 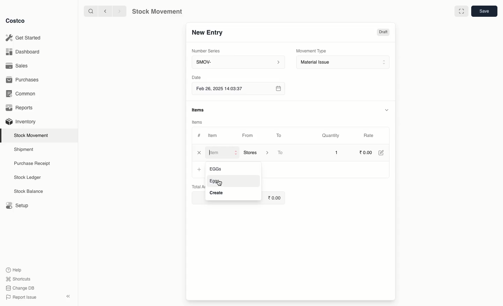 I want to click on Stock Movement, so click(x=32, y=135).